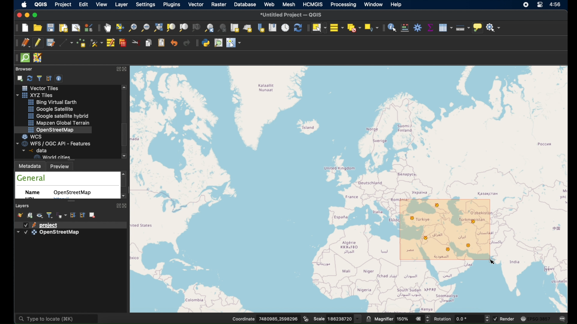 This screenshot has height=324, width=577. Describe the element at coordinates (37, 15) in the screenshot. I see `maximize` at that location.